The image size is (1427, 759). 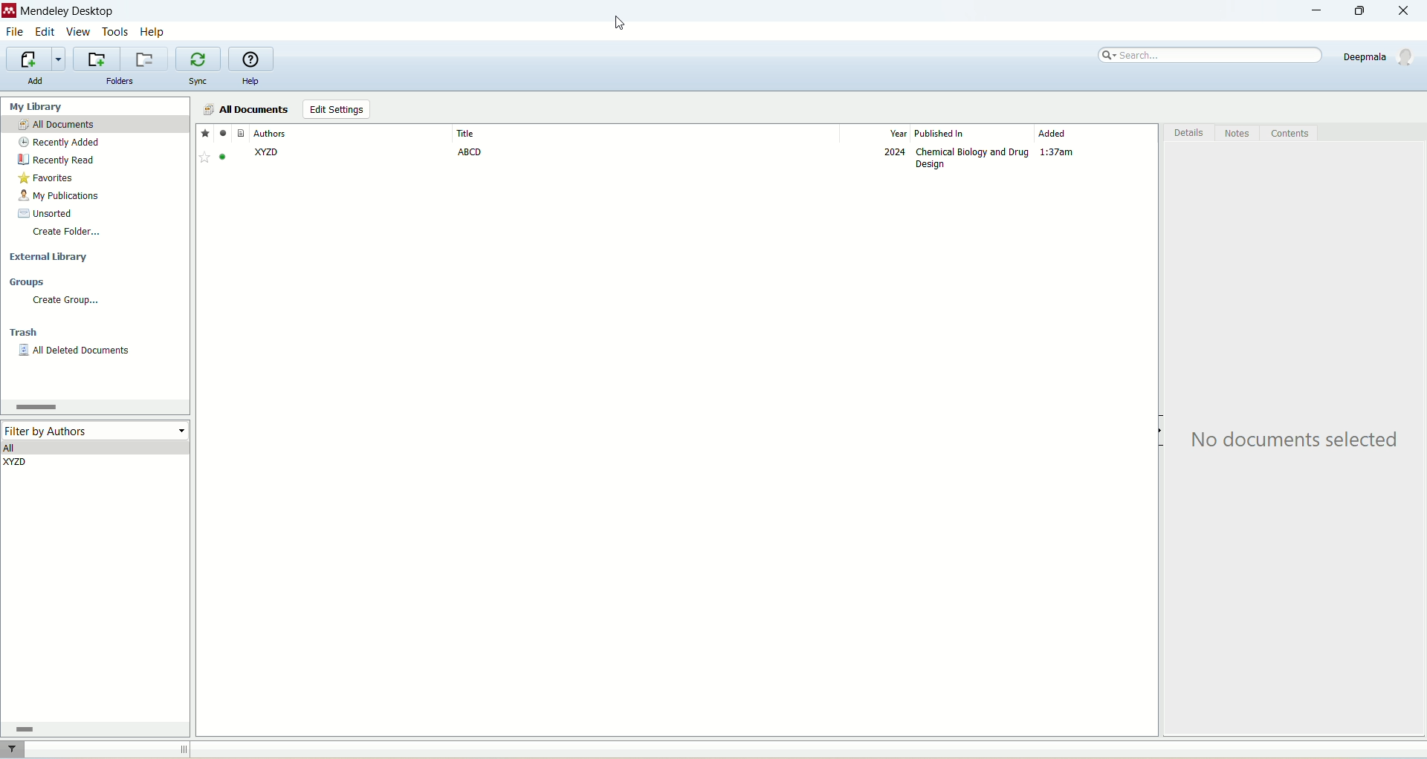 What do you see at coordinates (1096, 134) in the screenshot?
I see `added` at bounding box center [1096, 134].